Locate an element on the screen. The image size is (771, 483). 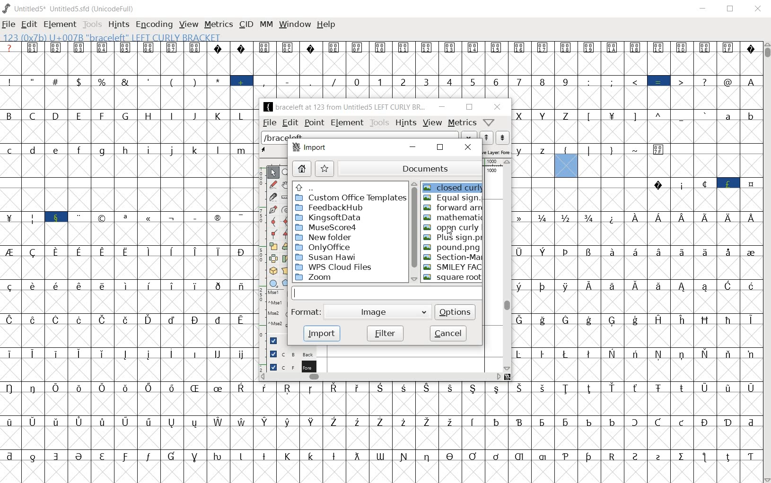
UNTITLED5* uNTITLED5.SFD (UnicodeFull) is located at coordinates (69, 9).